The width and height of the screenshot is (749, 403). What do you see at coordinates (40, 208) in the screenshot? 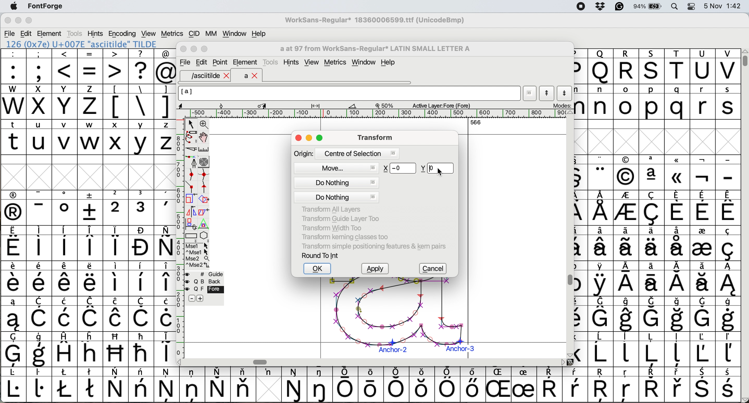
I see `symbol` at bounding box center [40, 208].